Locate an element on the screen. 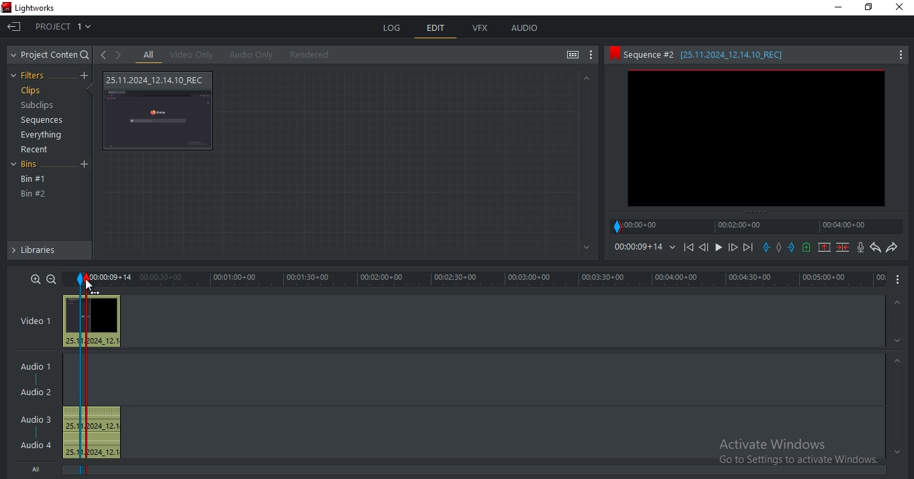 The height and width of the screenshot is (479, 914). redo is located at coordinates (892, 248).